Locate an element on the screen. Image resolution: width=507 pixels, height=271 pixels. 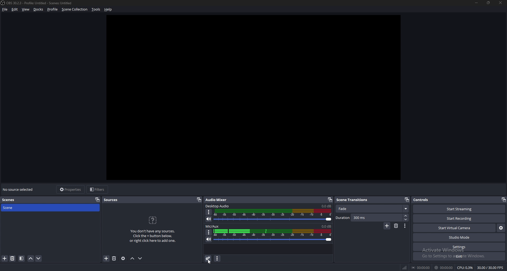
start streaming is located at coordinates (456, 209).